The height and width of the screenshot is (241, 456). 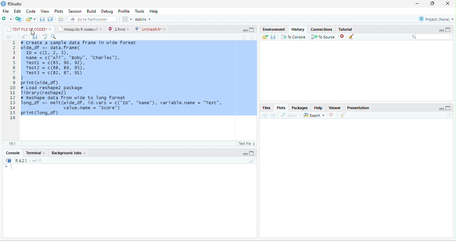 I want to click on Help, so click(x=154, y=11).